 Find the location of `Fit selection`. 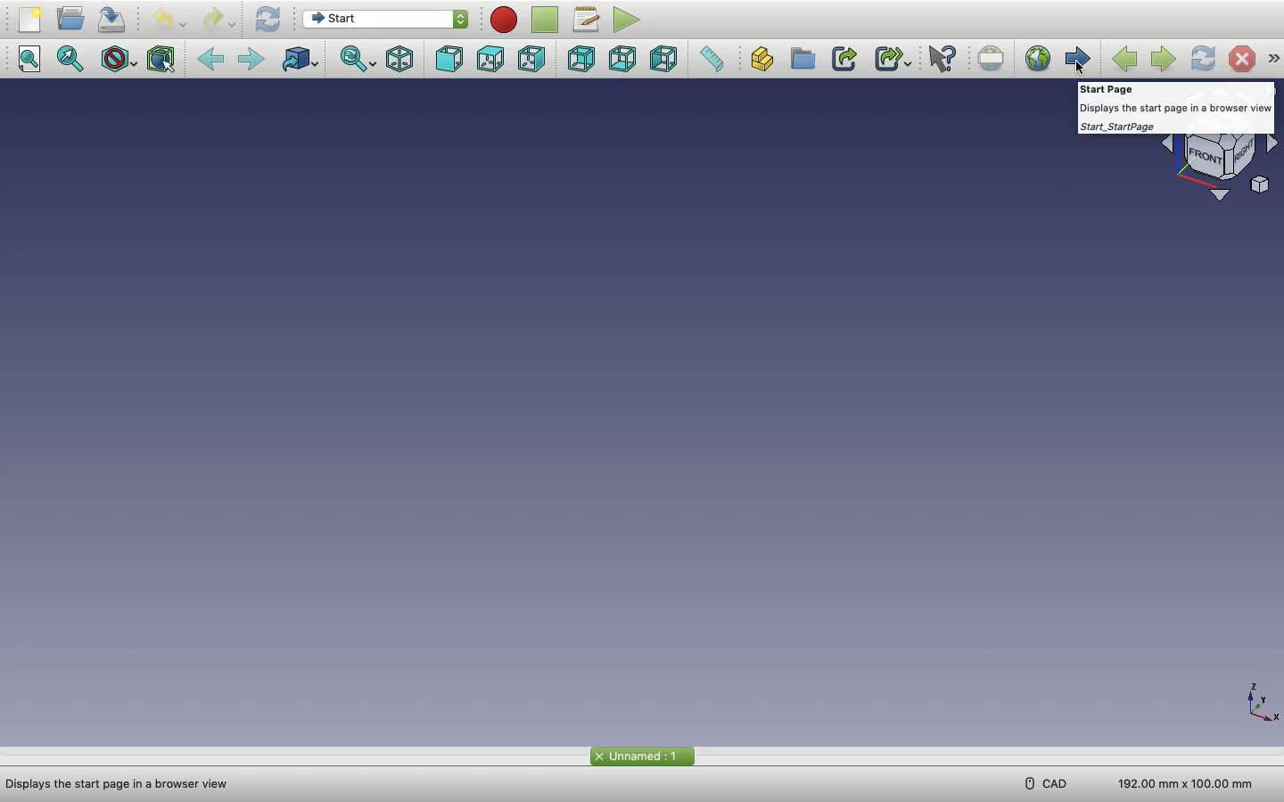

Fit selection is located at coordinates (74, 60).